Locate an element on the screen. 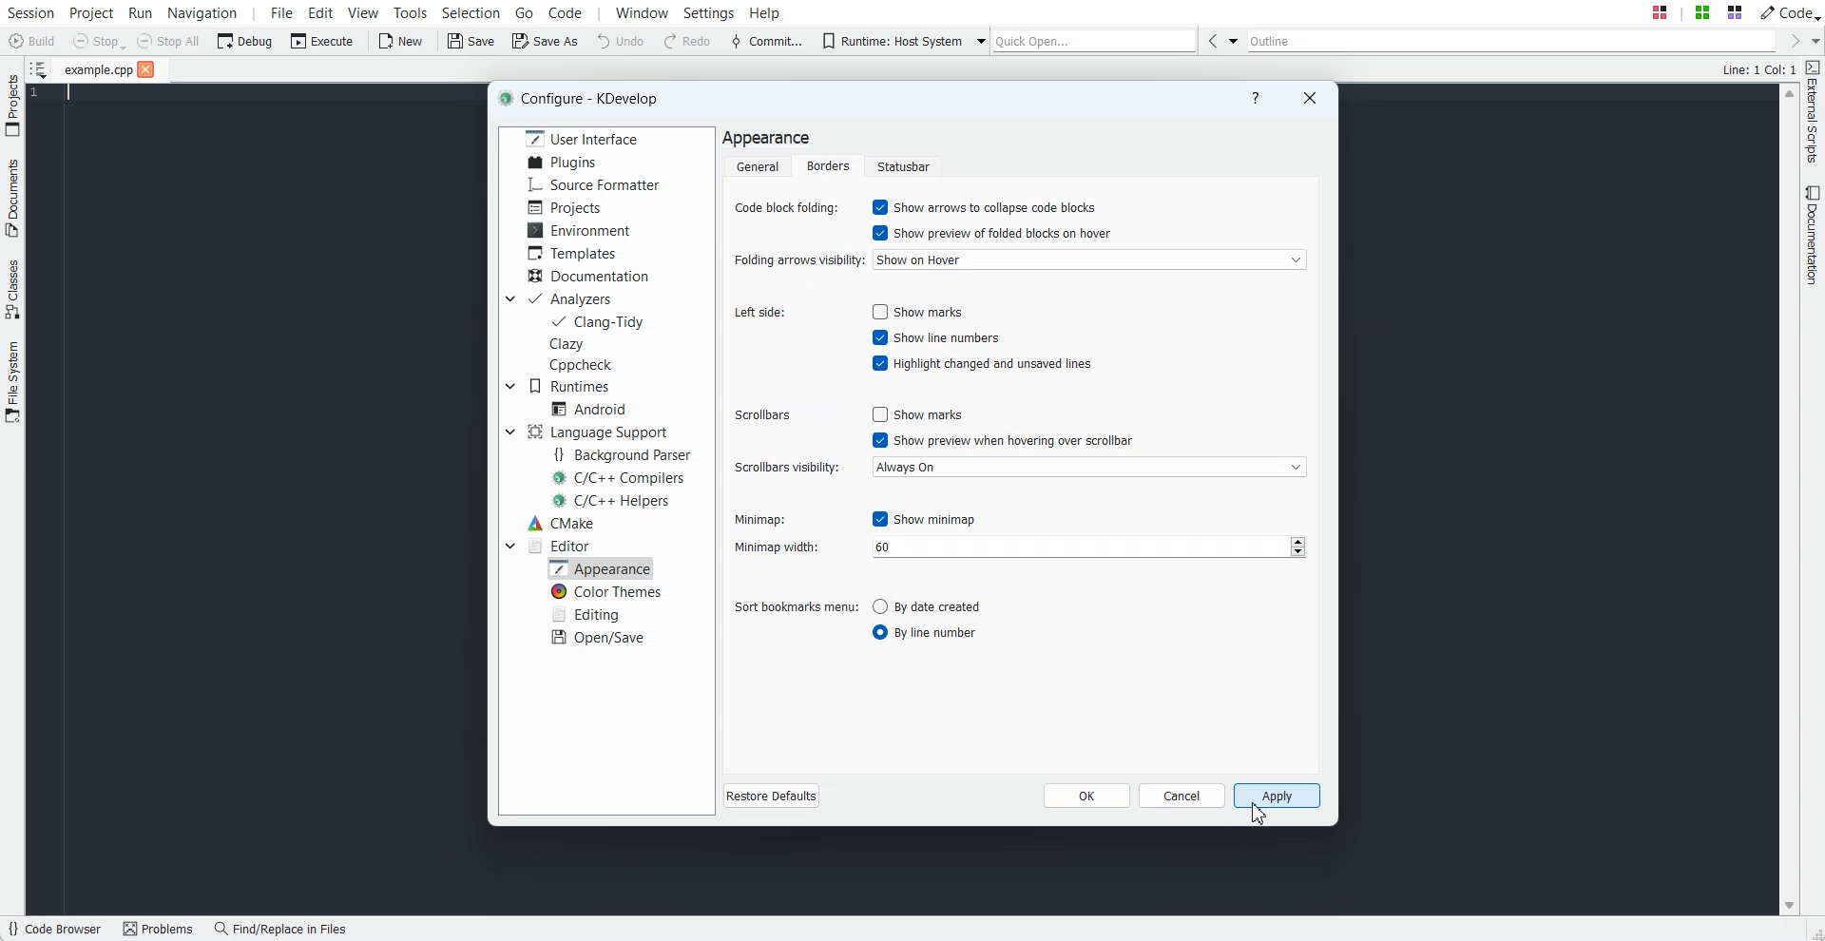 The height and width of the screenshot is (941, 1825). Minimap width is located at coordinates (796, 547).